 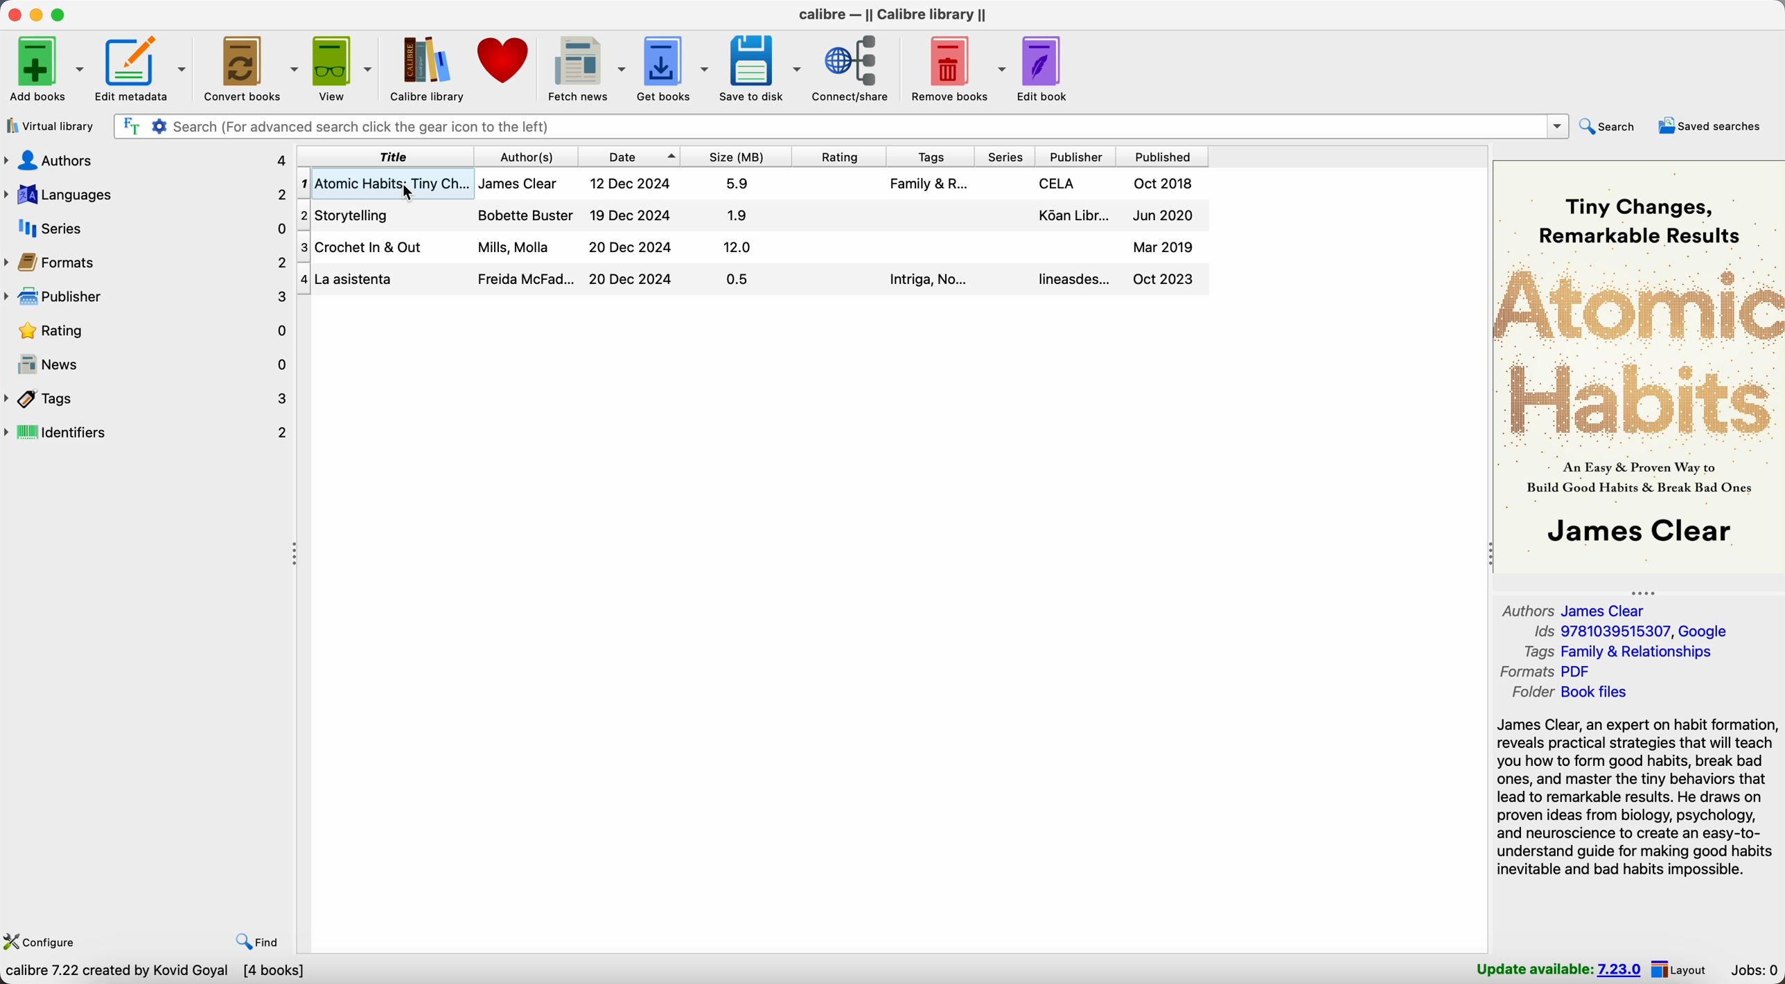 I want to click on tags, so click(x=1617, y=652).